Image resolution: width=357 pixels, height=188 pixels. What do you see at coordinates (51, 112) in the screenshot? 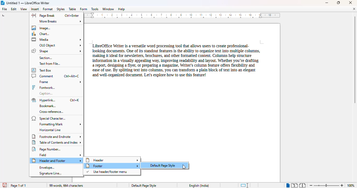
I see `cross-reference` at bounding box center [51, 112].